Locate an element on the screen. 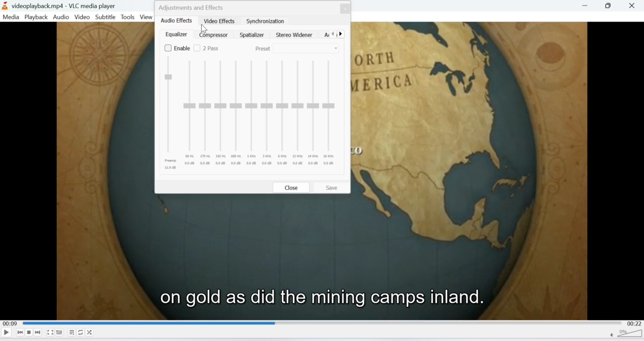 The image size is (644, 341). Subtitle is located at coordinates (106, 17).